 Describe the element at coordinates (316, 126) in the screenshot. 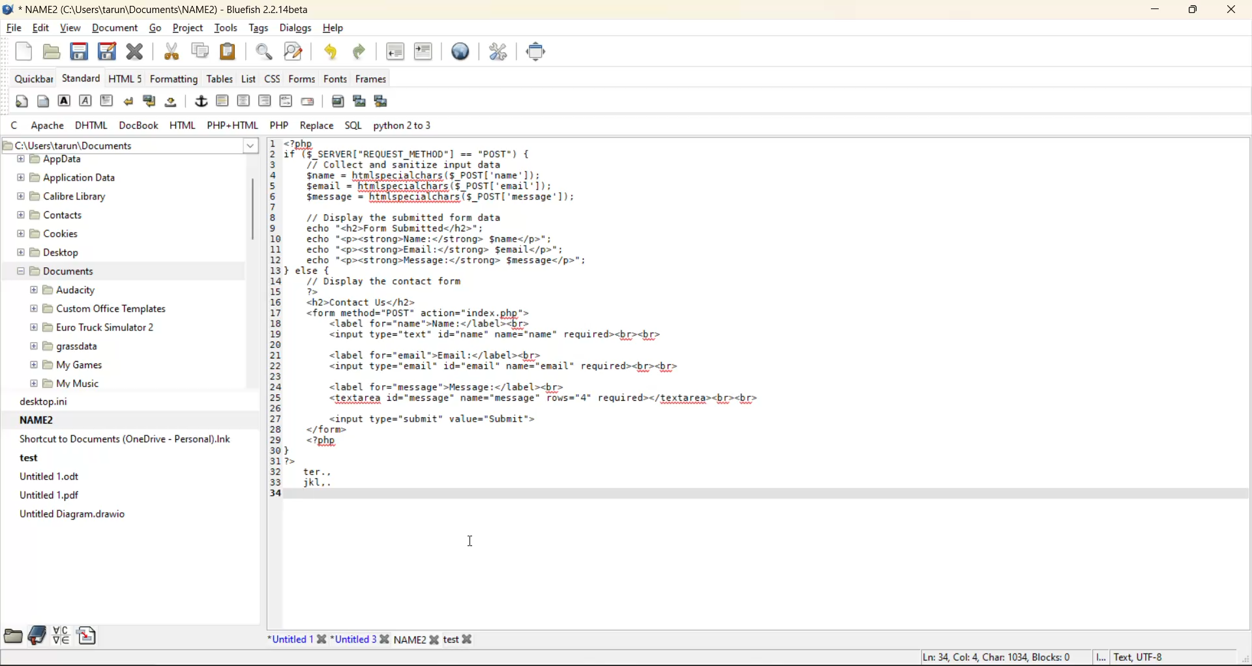

I see `replace` at that location.